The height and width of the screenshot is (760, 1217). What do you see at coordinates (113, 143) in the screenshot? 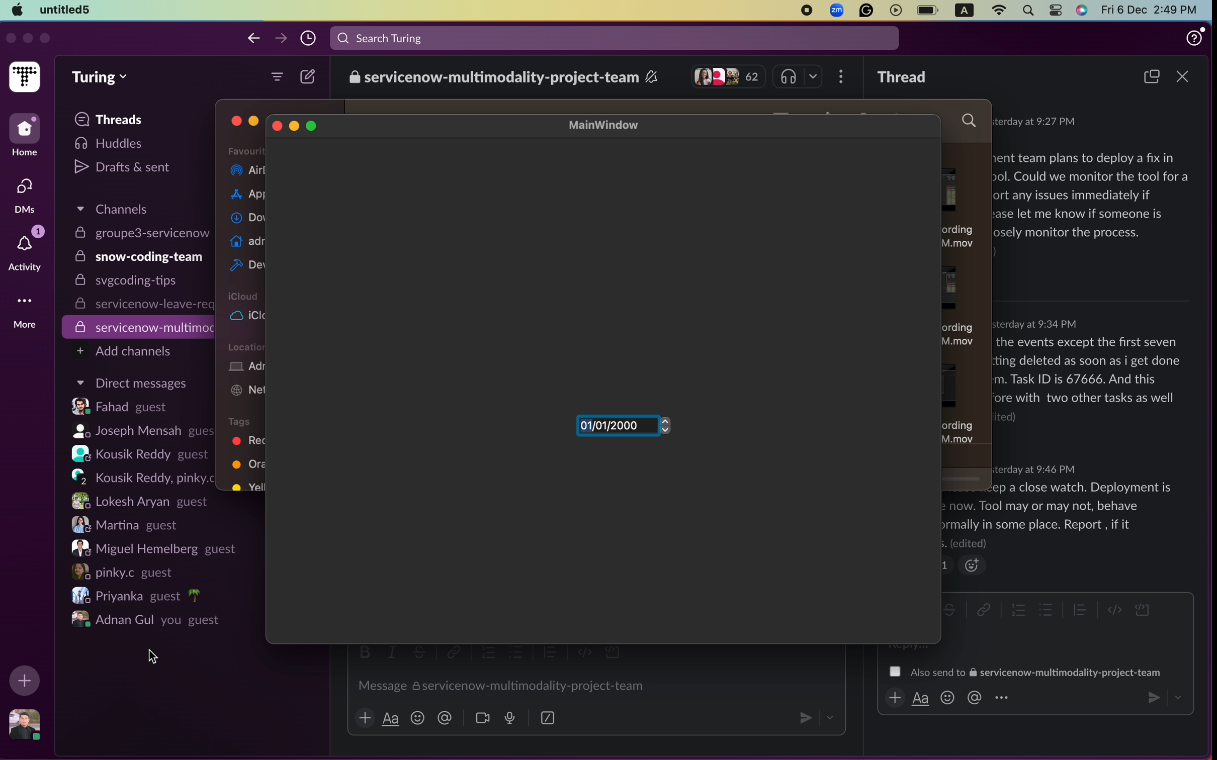
I see `Huddies` at bounding box center [113, 143].